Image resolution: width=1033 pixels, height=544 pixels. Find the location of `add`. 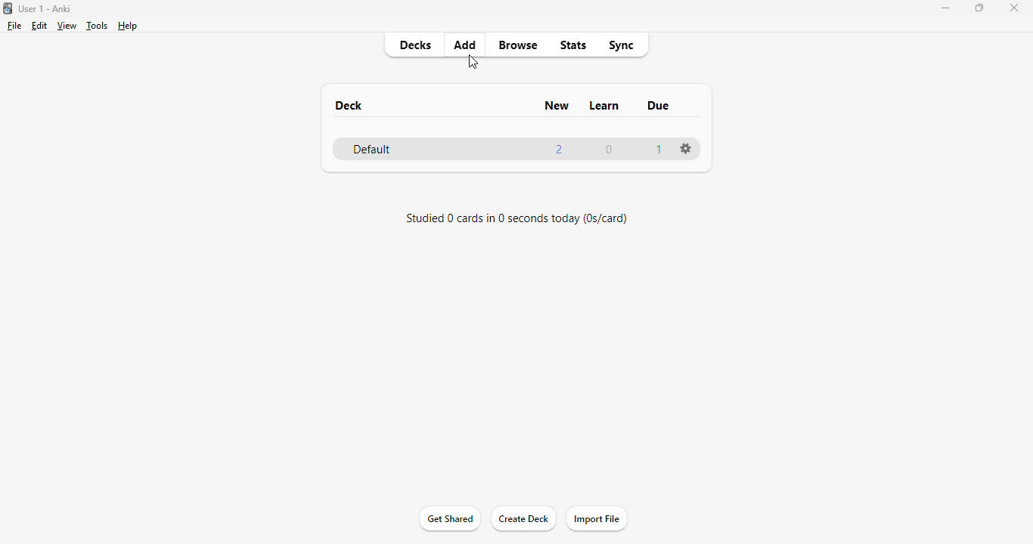

add is located at coordinates (465, 45).